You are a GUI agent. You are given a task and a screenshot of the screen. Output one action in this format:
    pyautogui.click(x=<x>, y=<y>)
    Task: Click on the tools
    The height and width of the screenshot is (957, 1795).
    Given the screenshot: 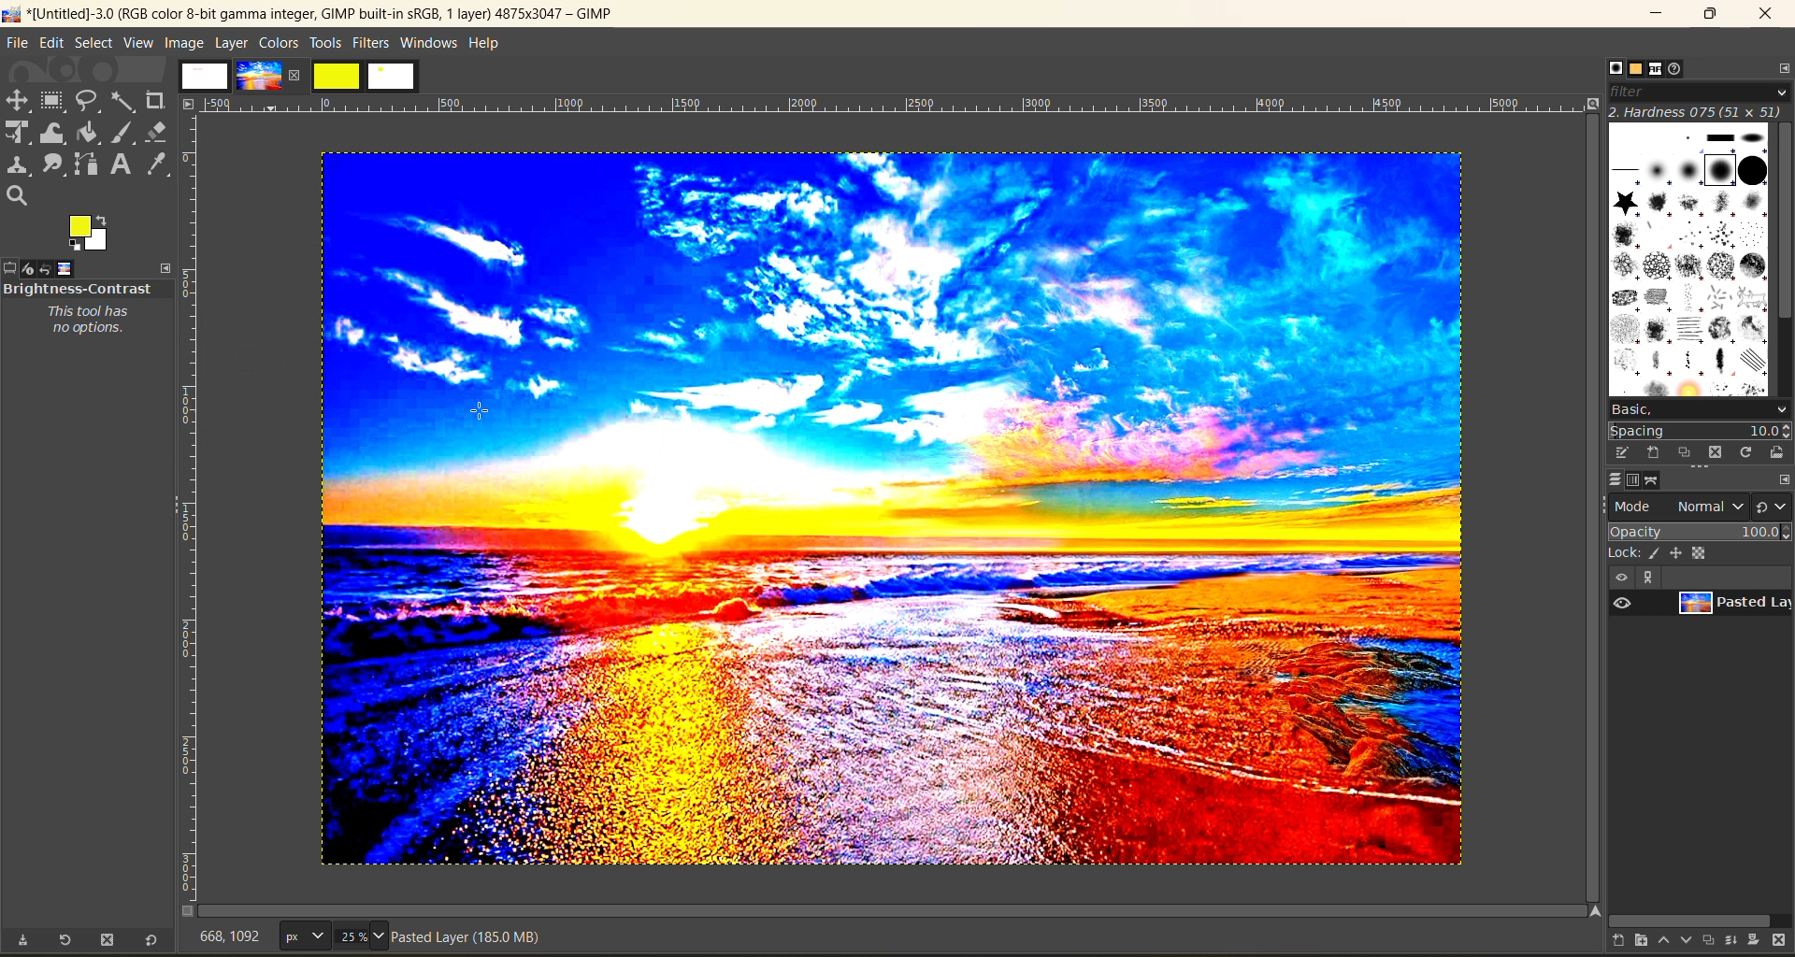 What is the action you would take?
    pyautogui.click(x=93, y=150)
    